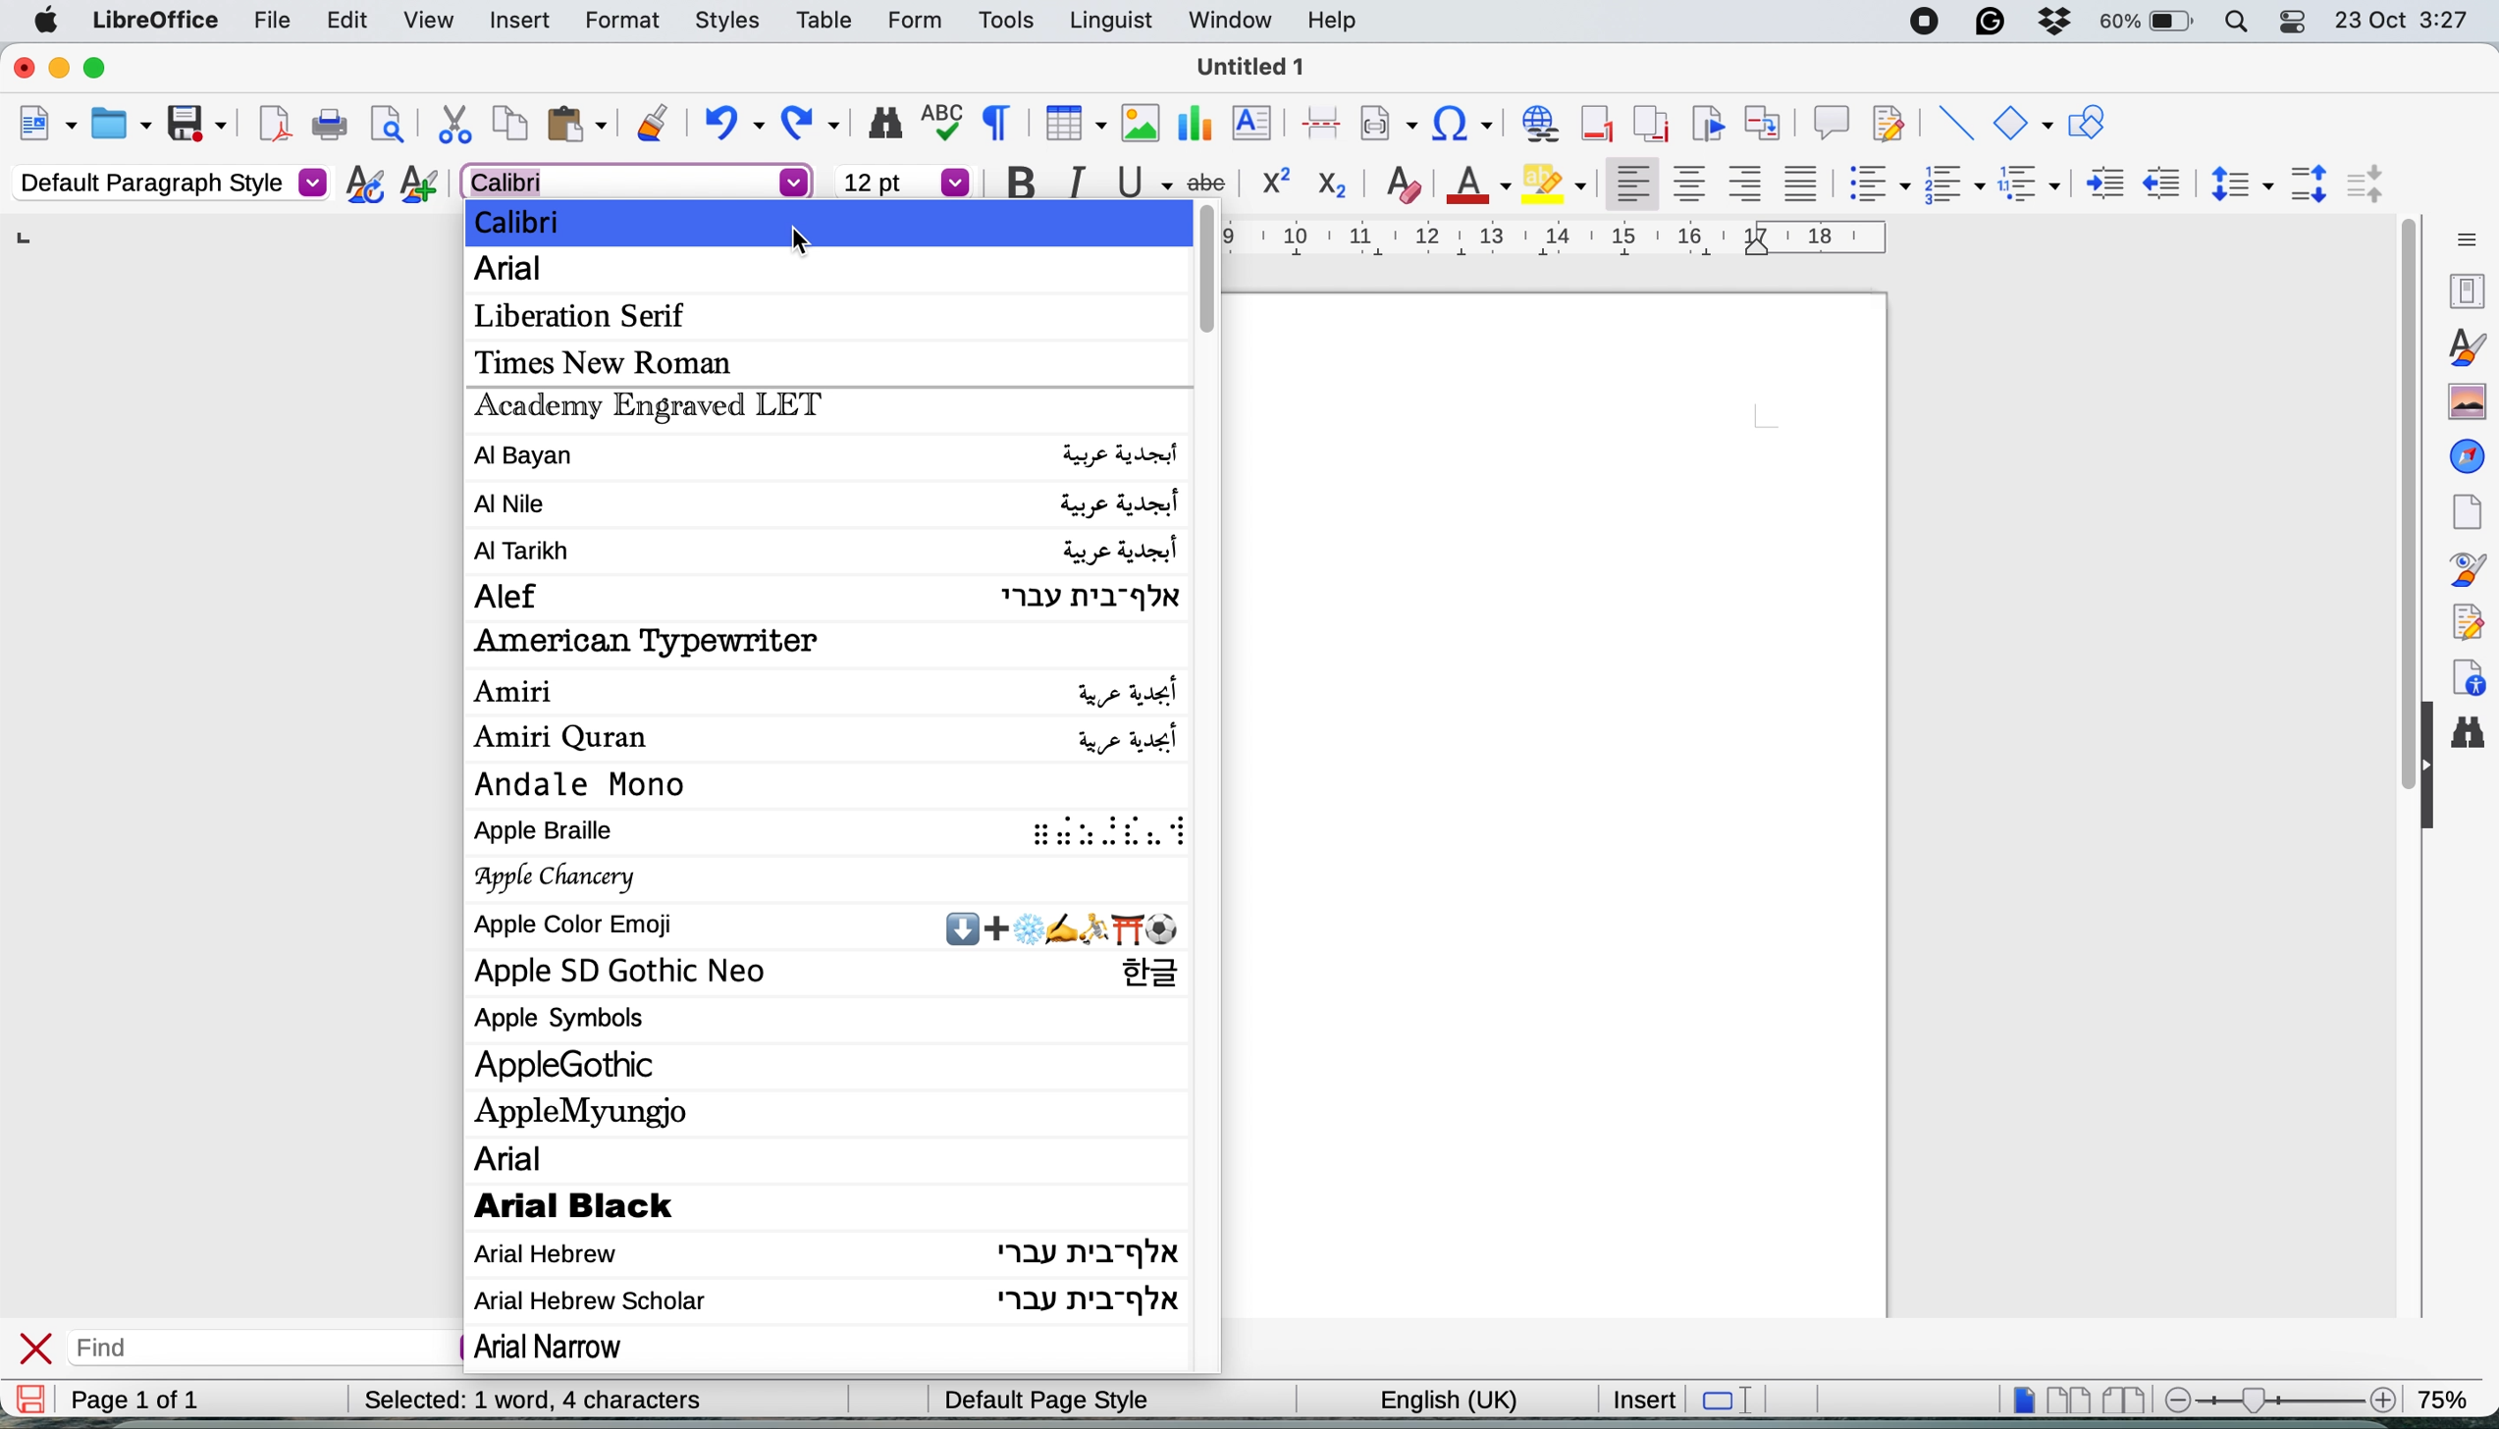 The height and width of the screenshot is (1429, 2499). What do you see at coordinates (1213, 180) in the screenshot?
I see `strikethrough` at bounding box center [1213, 180].